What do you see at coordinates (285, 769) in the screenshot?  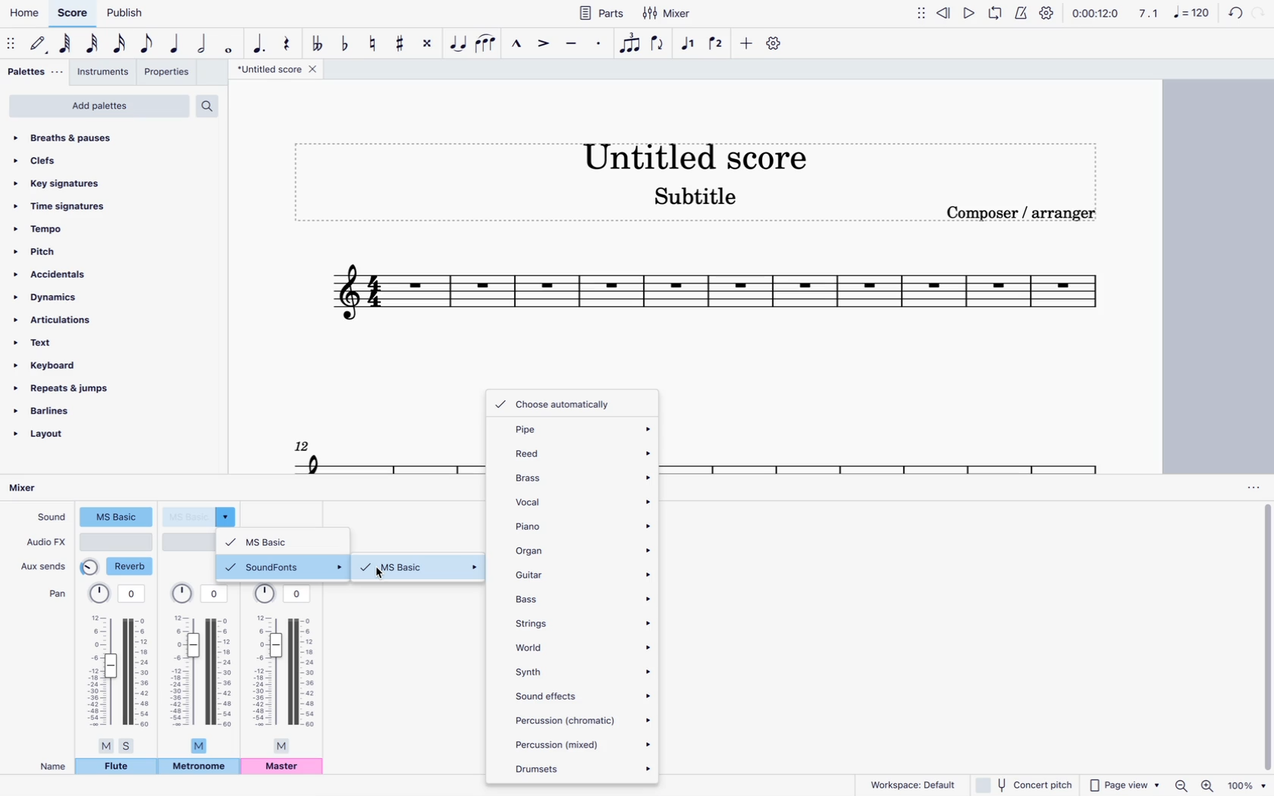 I see `master` at bounding box center [285, 769].